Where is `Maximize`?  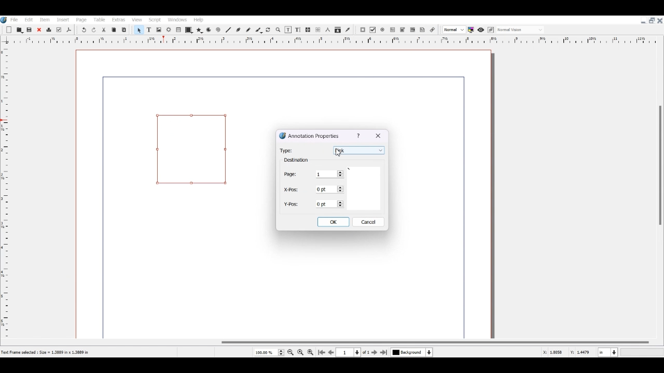 Maximize is located at coordinates (652, 20).